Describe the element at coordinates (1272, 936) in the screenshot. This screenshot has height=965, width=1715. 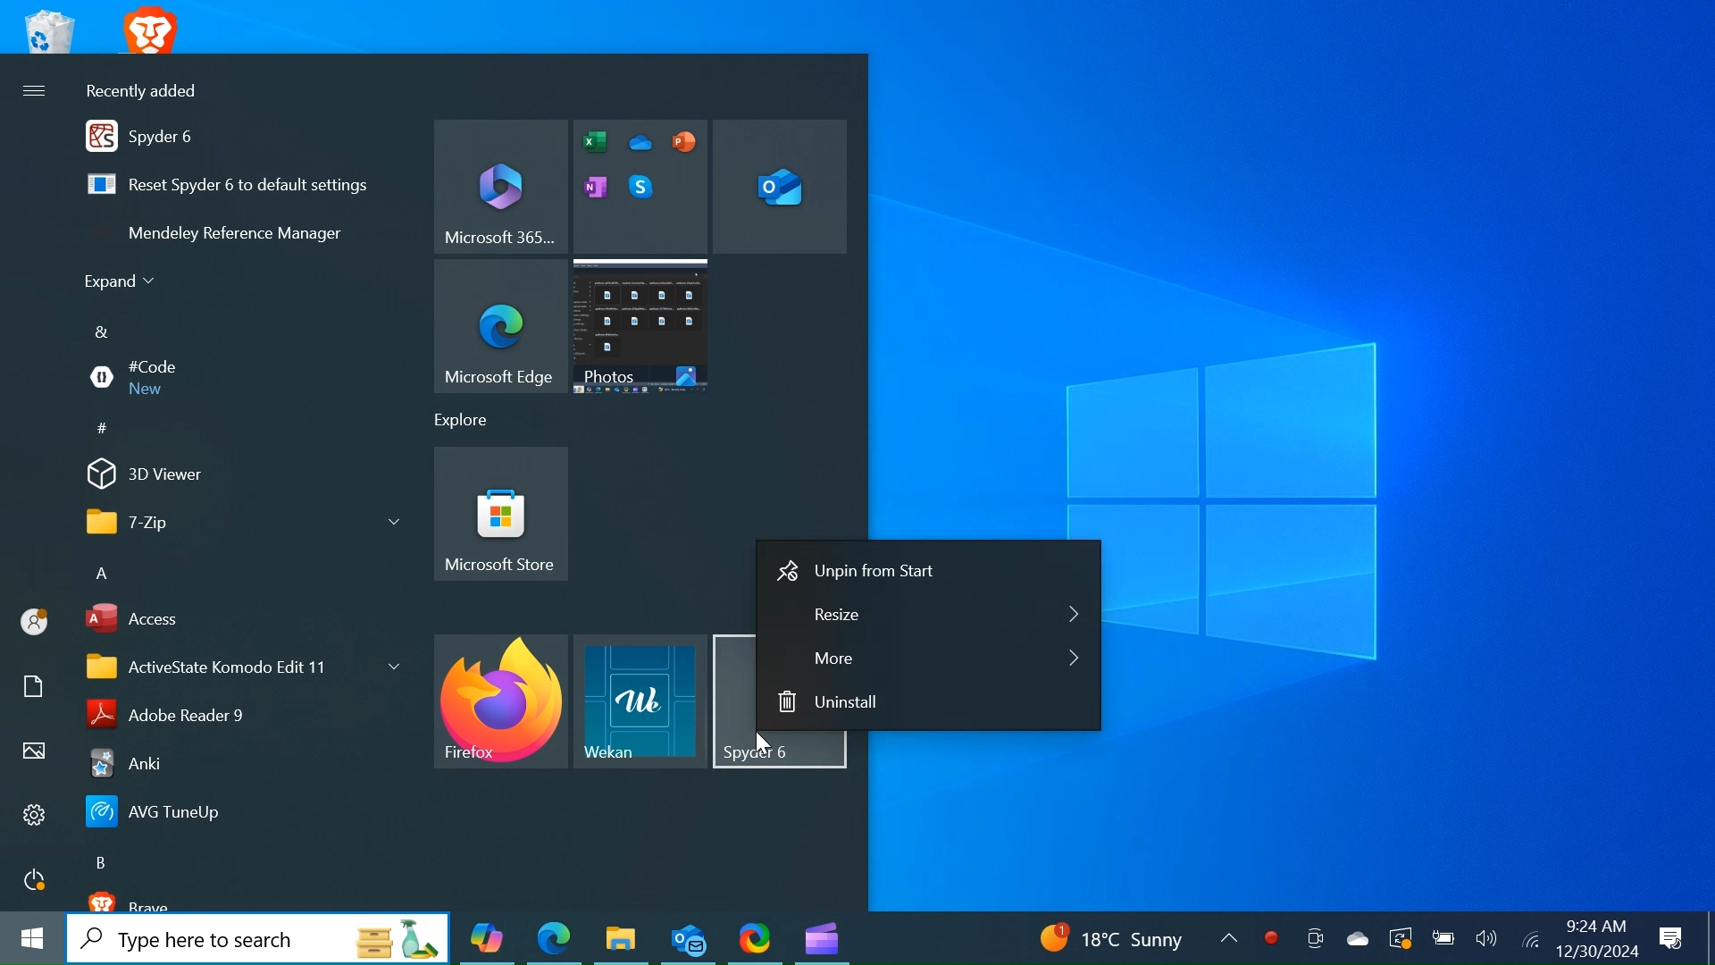
I see `Record` at that location.